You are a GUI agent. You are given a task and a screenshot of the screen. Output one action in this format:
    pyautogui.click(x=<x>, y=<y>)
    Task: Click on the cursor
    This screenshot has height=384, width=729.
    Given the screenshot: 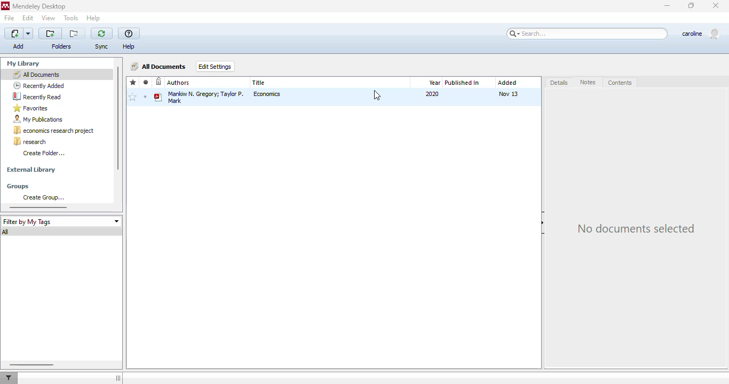 What is the action you would take?
    pyautogui.click(x=377, y=95)
    